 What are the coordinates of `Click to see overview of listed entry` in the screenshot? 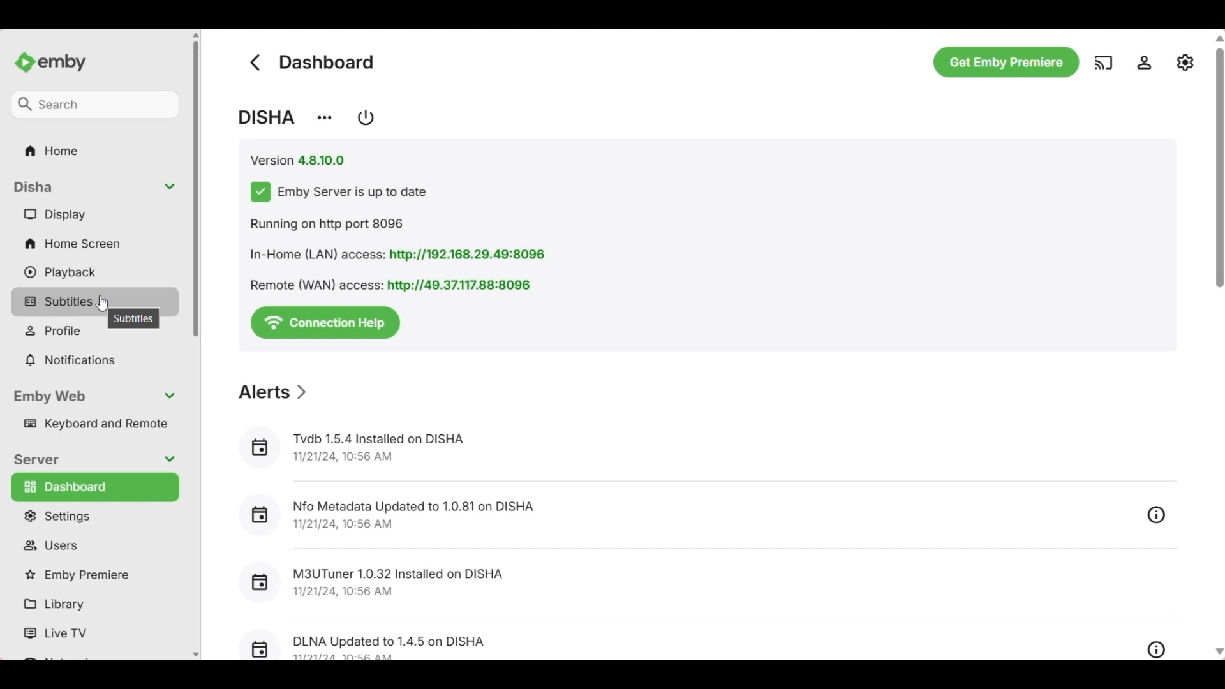 It's located at (1155, 515).